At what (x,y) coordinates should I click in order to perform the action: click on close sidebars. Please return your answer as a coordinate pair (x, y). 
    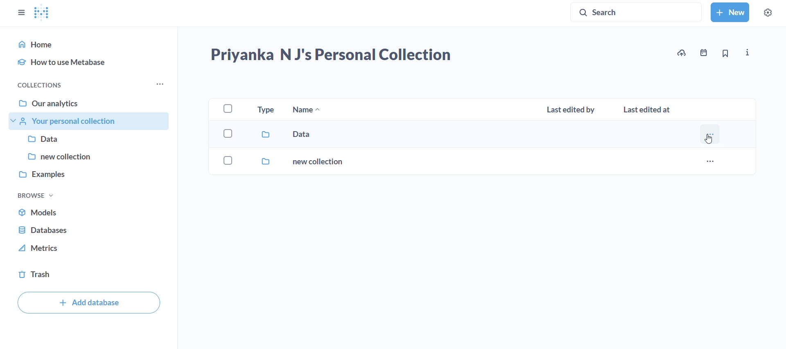
    Looking at the image, I should click on (20, 13).